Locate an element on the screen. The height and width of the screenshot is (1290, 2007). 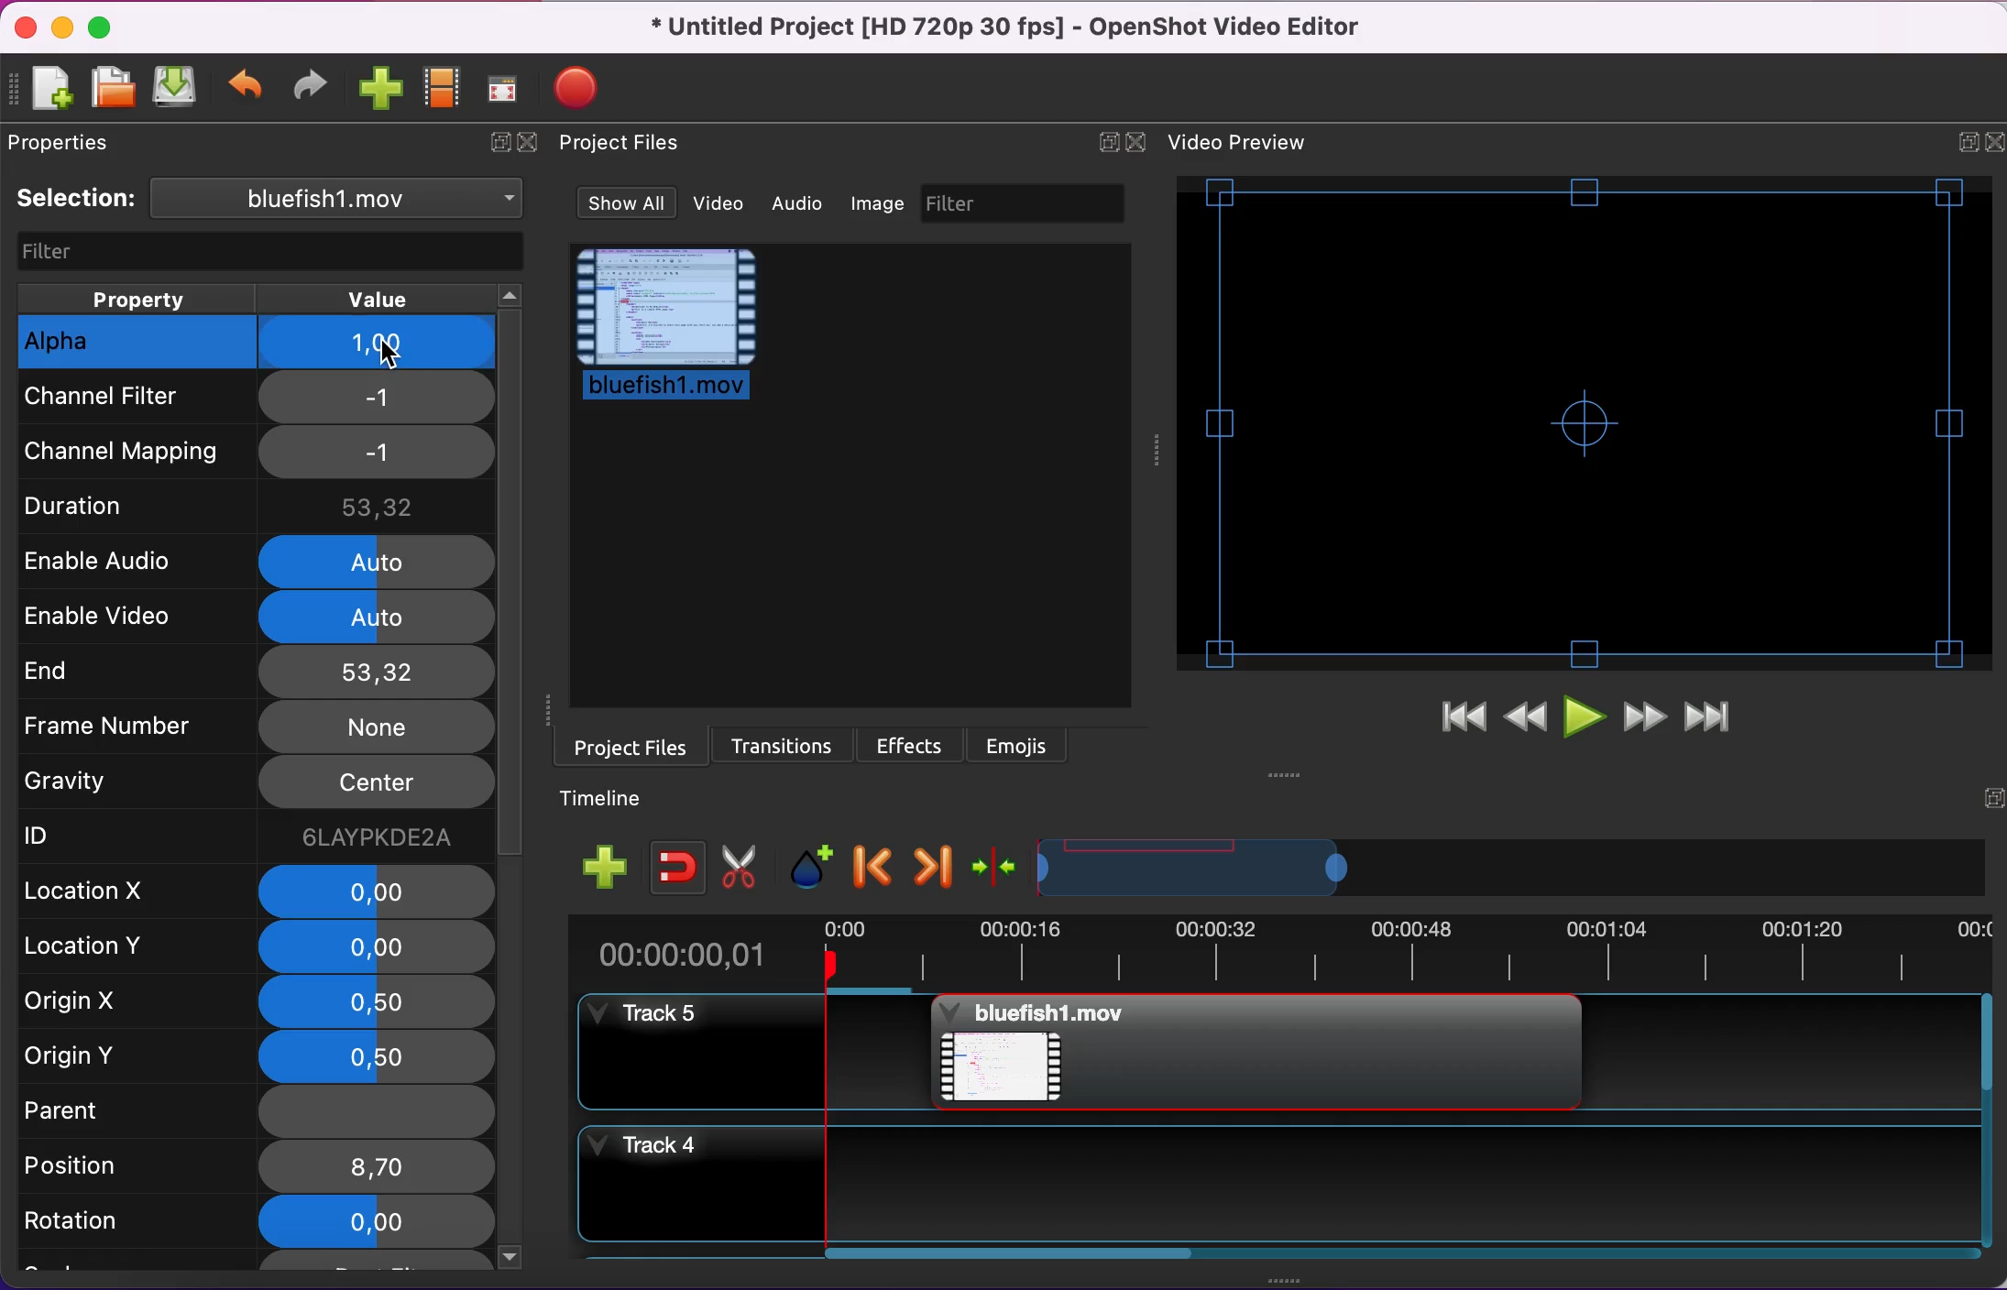
add marker is located at coordinates (817, 867).